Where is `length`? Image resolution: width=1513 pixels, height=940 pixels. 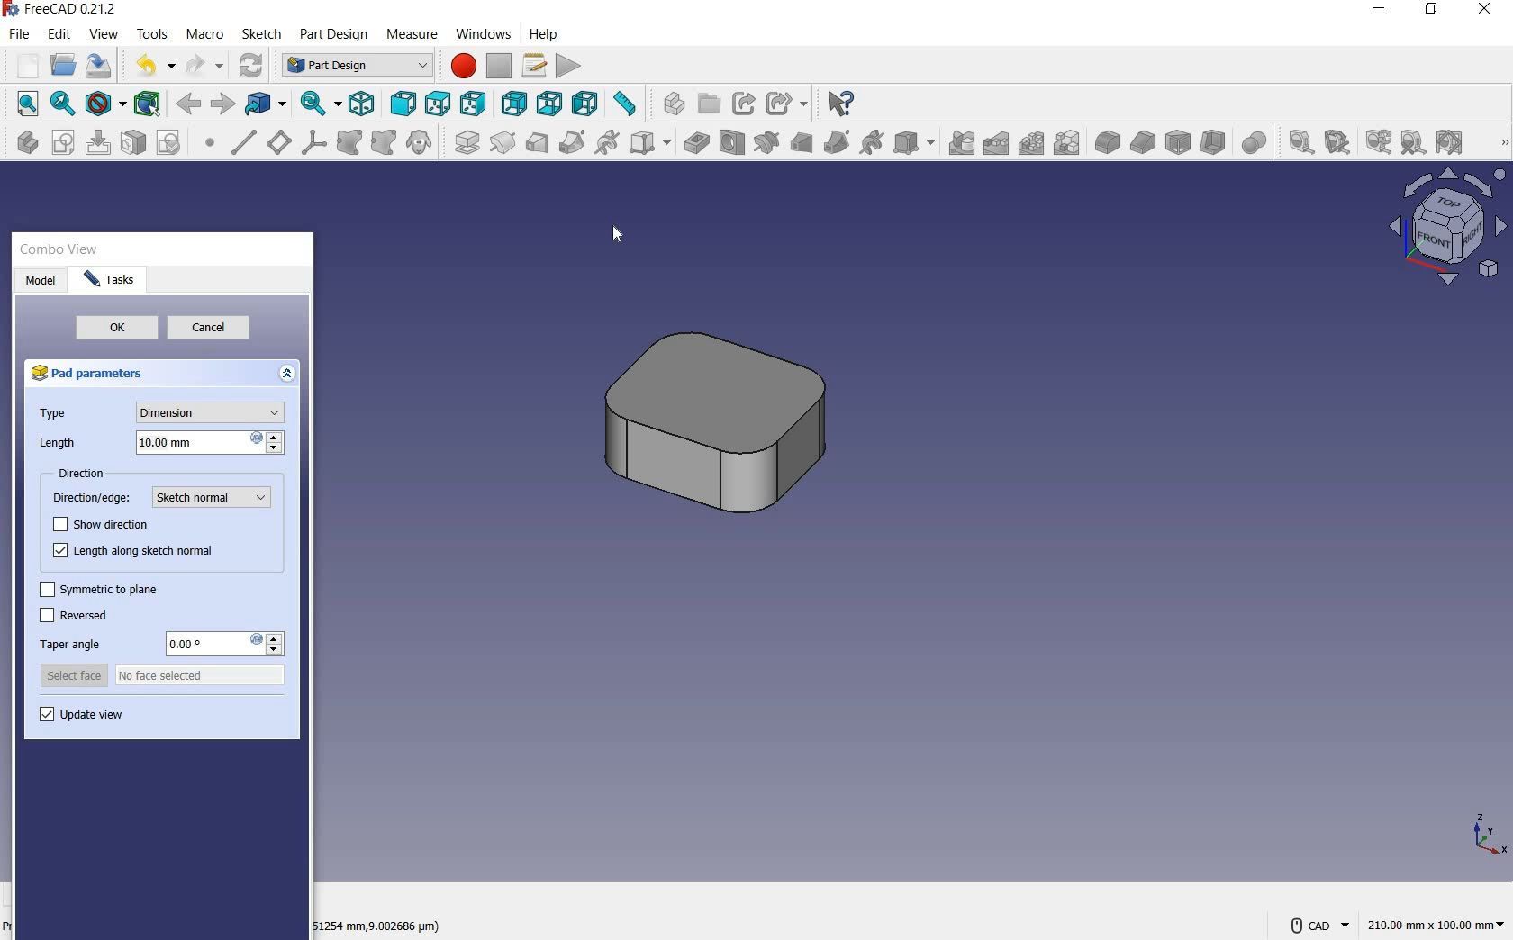 length is located at coordinates (159, 443).